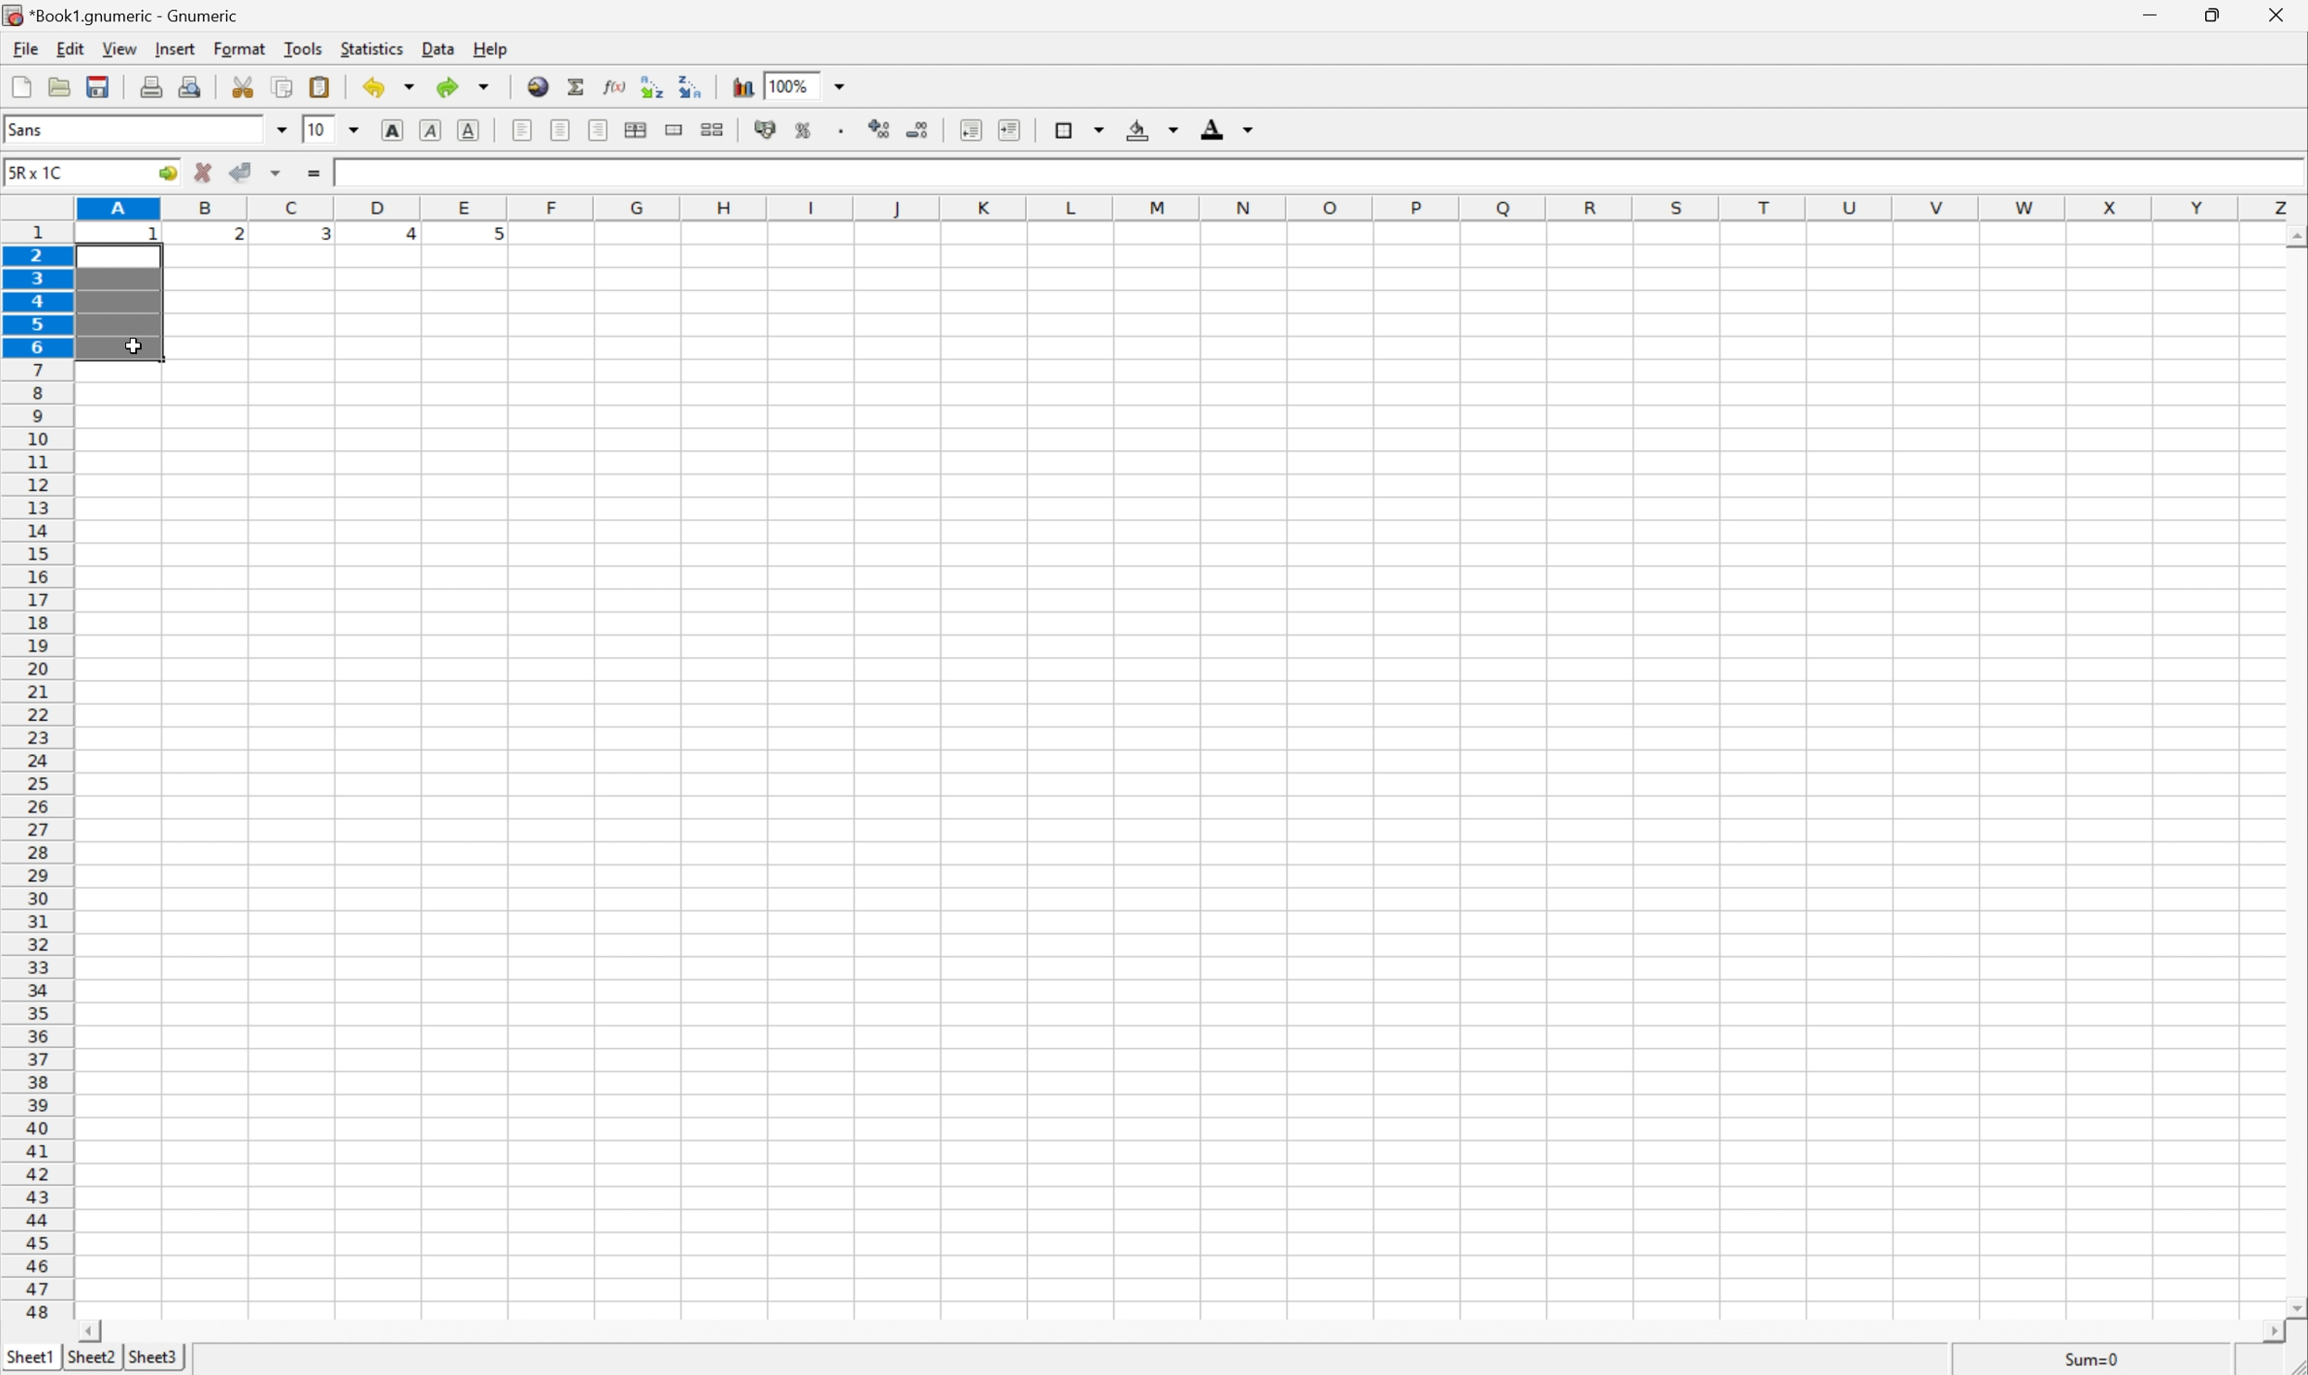  I want to click on merge a range of cells, so click(676, 132).